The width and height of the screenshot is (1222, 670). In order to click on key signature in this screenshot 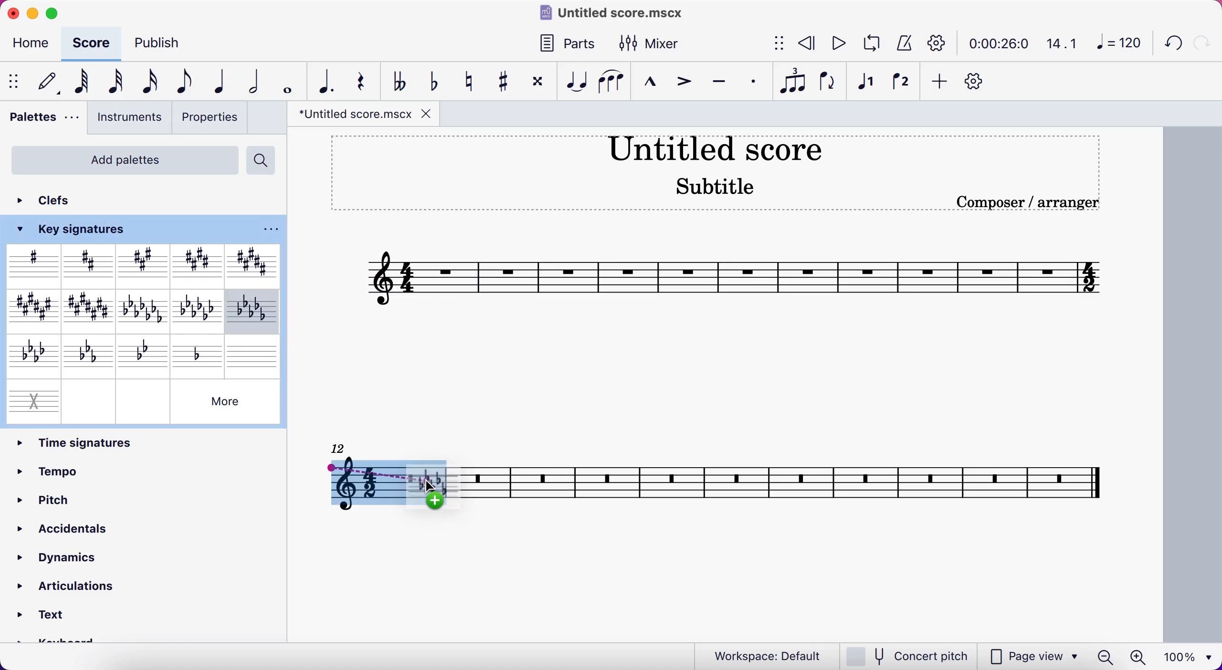, I will do `click(79, 230)`.